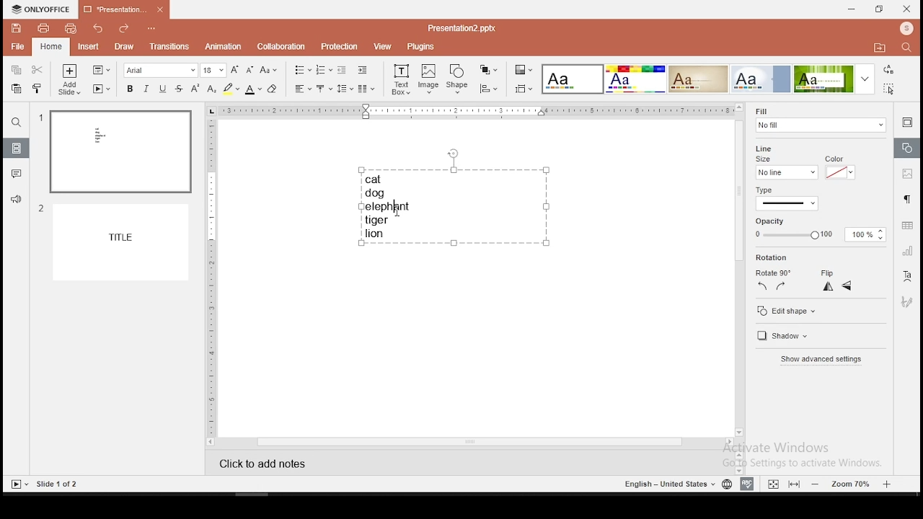  Describe the element at coordinates (363, 71) in the screenshot. I see `increase indent` at that location.